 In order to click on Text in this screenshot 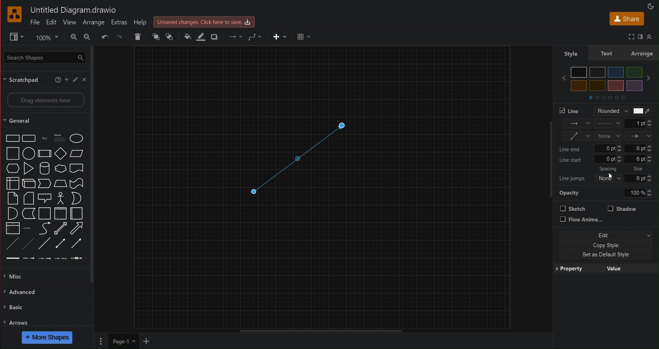, I will do `click(606, 54)`.